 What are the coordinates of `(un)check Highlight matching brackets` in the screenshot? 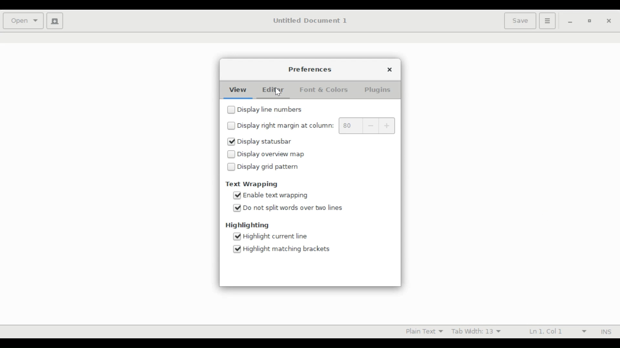 It's located at (291, 249).